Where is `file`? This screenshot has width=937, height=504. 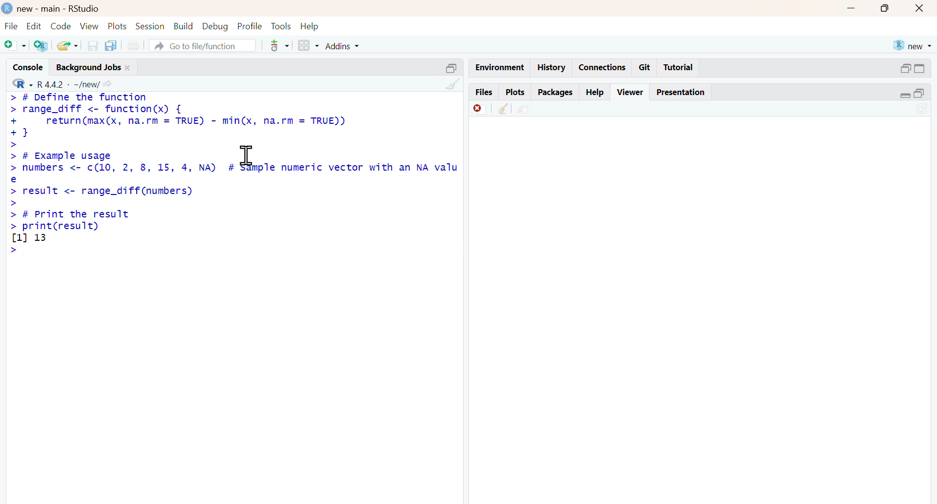
file is located at coordinates (12, 26).